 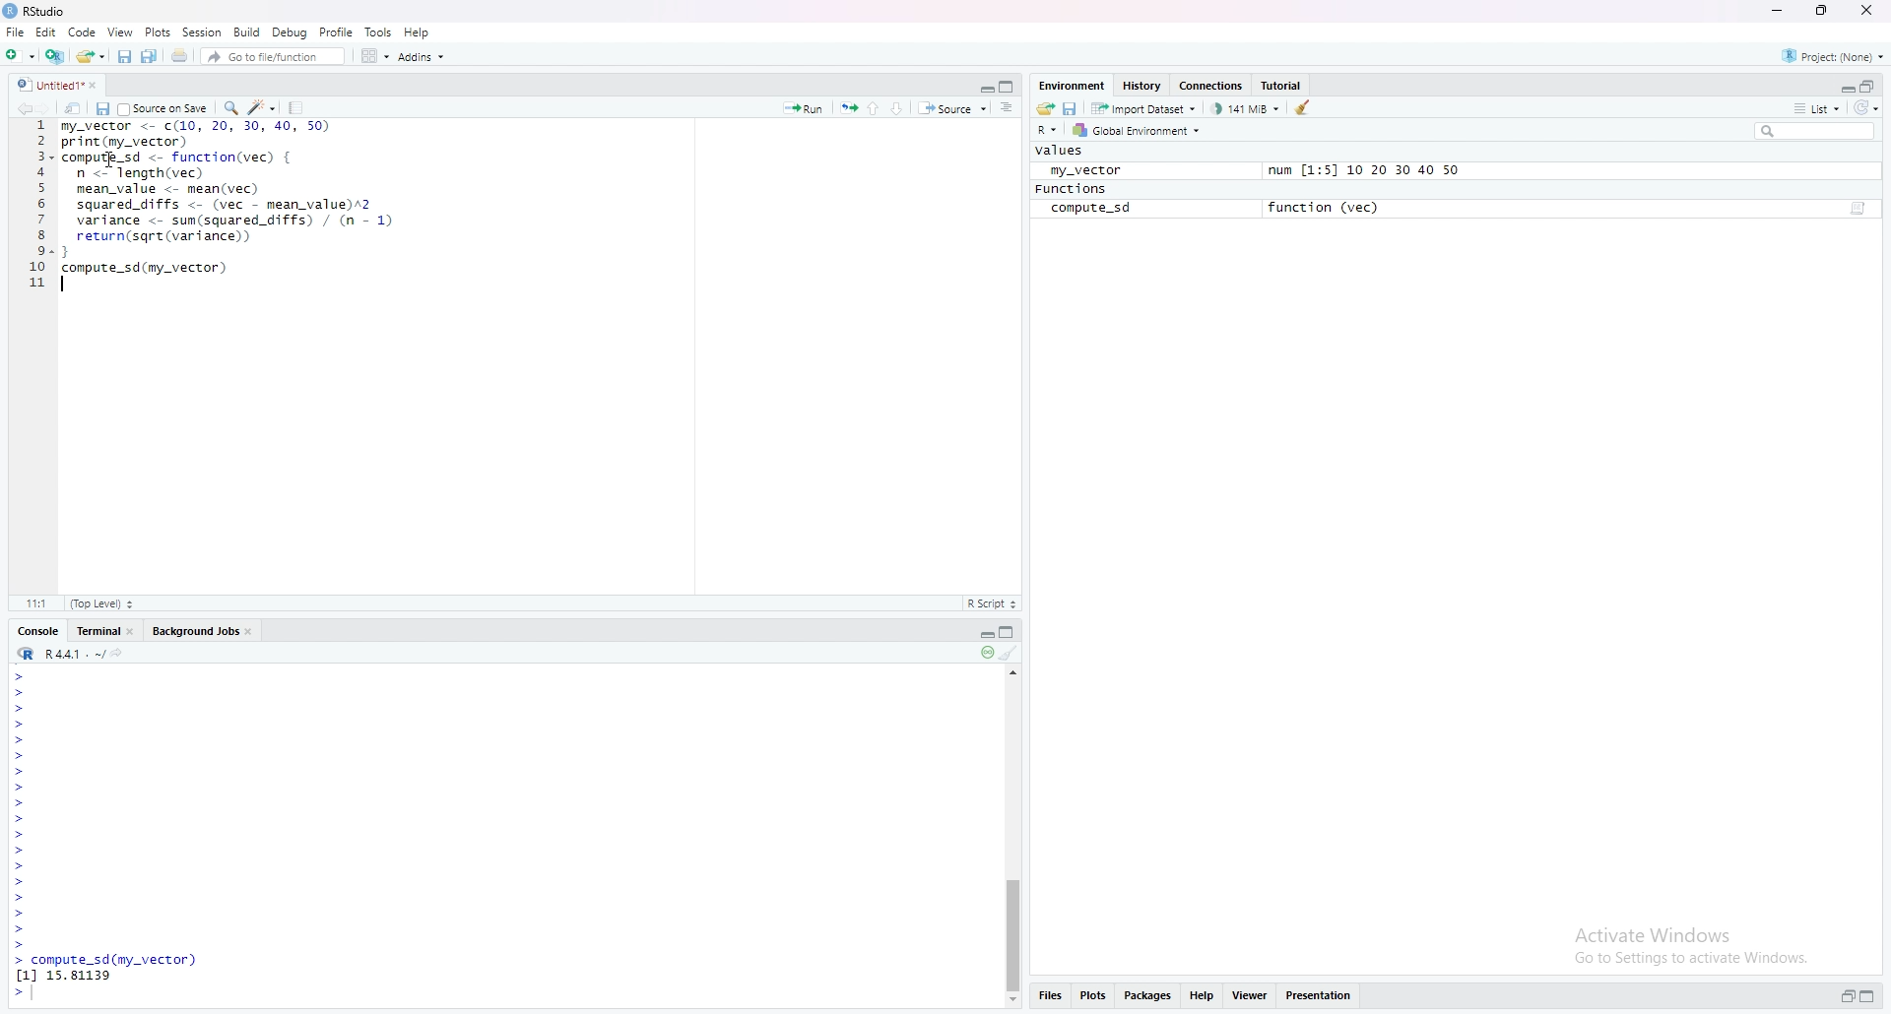 I want to click on prompt cursor, so click(x=19, y=787).